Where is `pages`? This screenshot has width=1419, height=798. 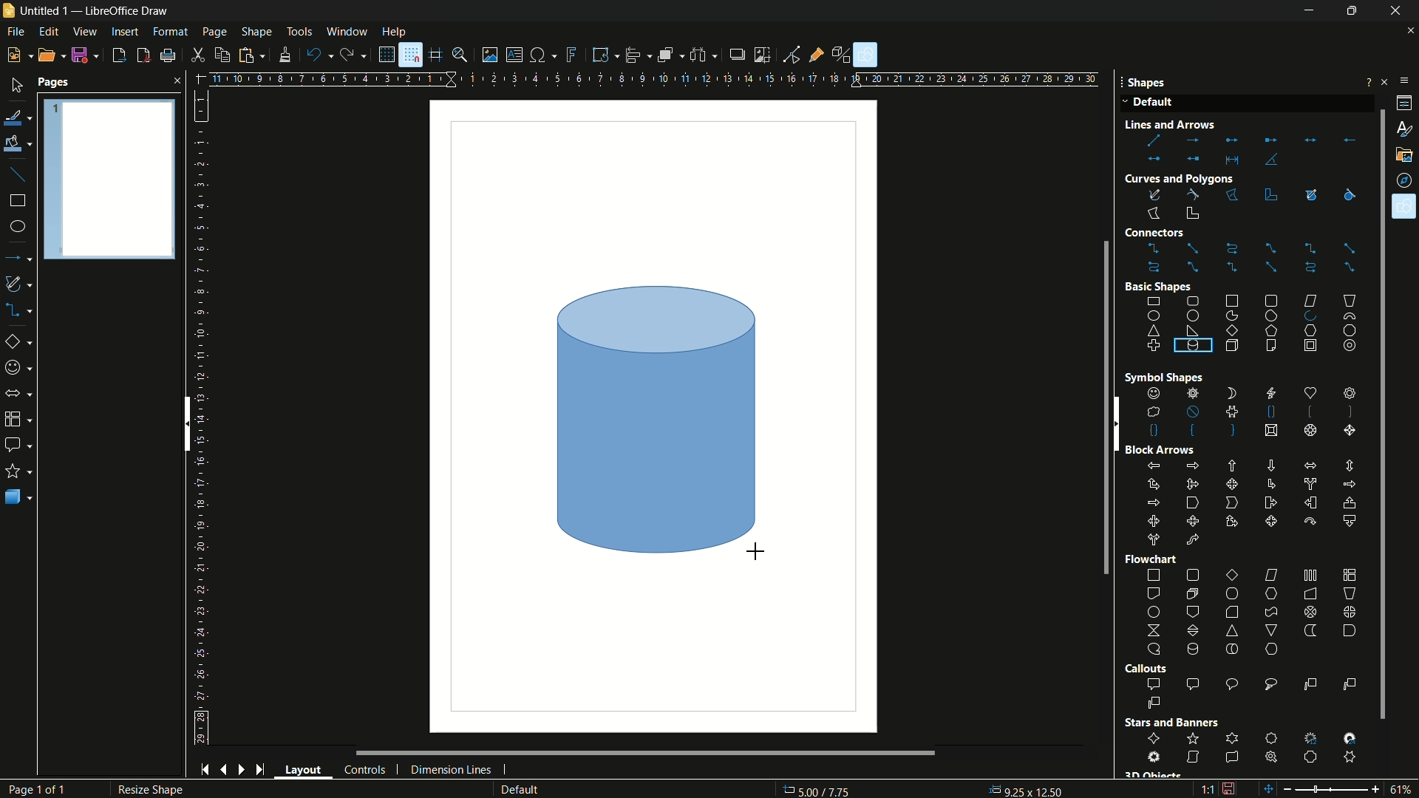
pages is located at coordinates (54, 83).